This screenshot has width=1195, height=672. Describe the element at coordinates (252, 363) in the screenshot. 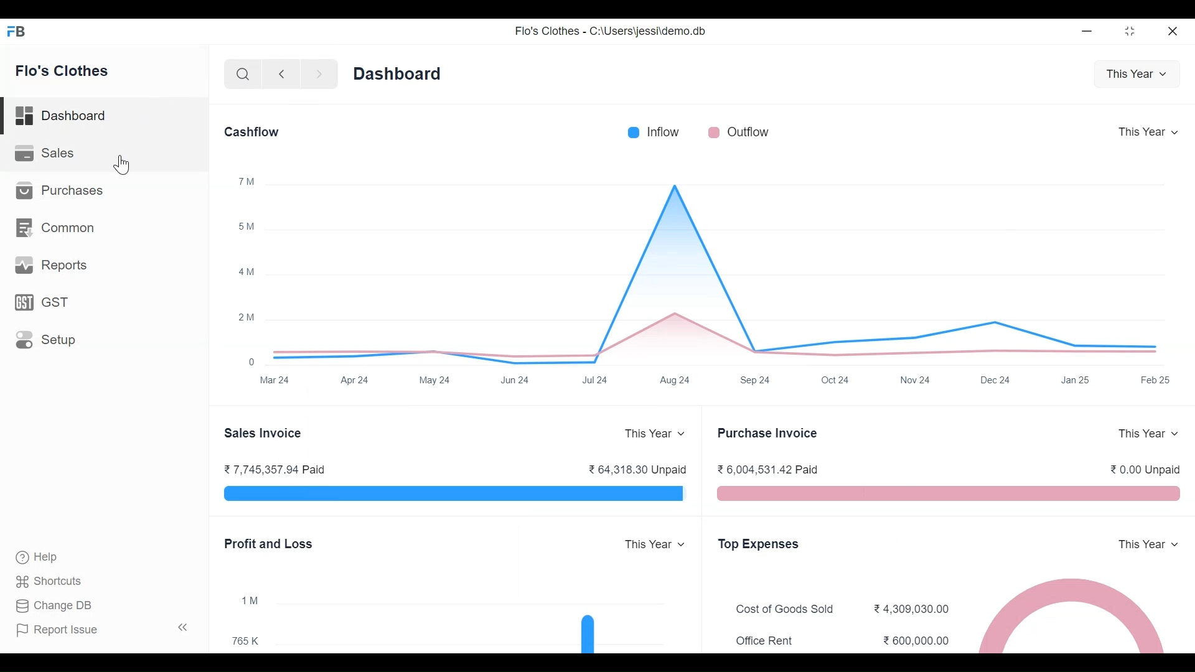

I see `0` at that location.